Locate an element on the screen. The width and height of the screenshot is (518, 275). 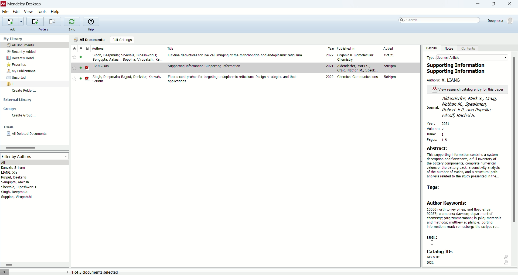
create a new folder is located at coordinates (35, 22).